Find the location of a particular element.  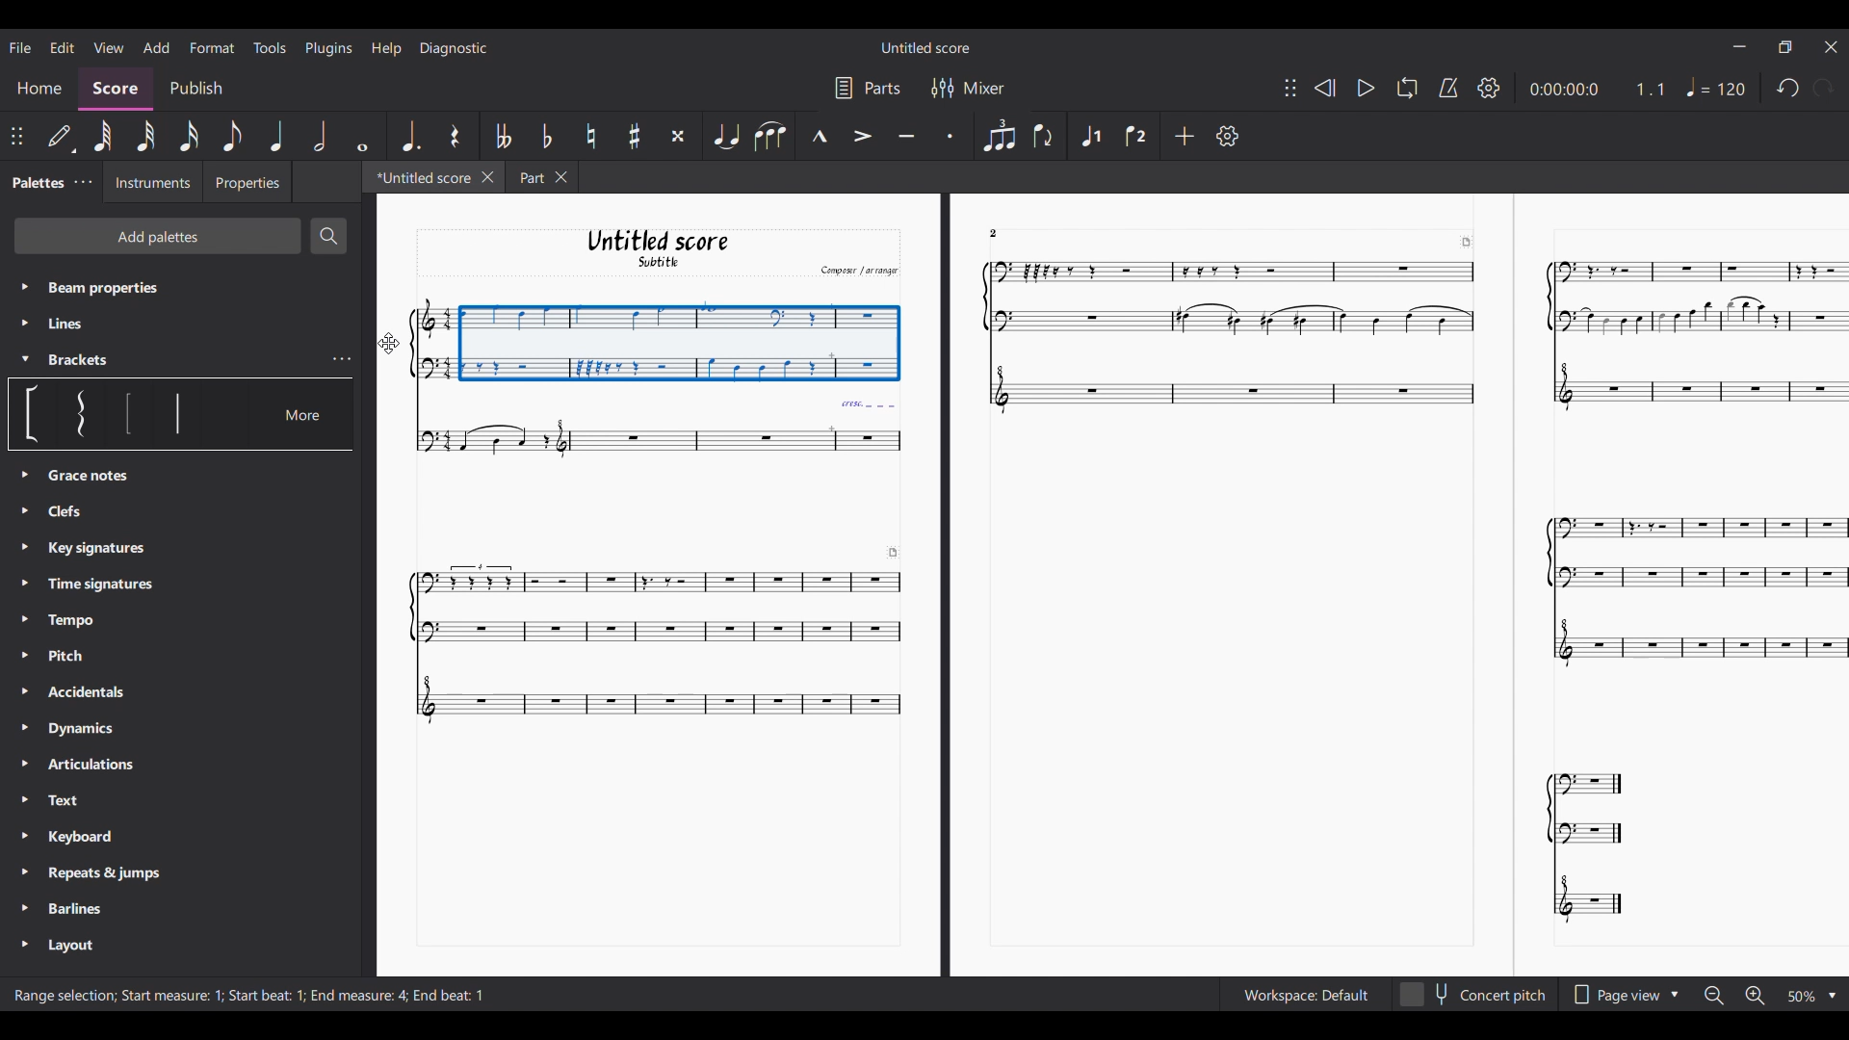

32nd note is located at coordinates (147, 136).